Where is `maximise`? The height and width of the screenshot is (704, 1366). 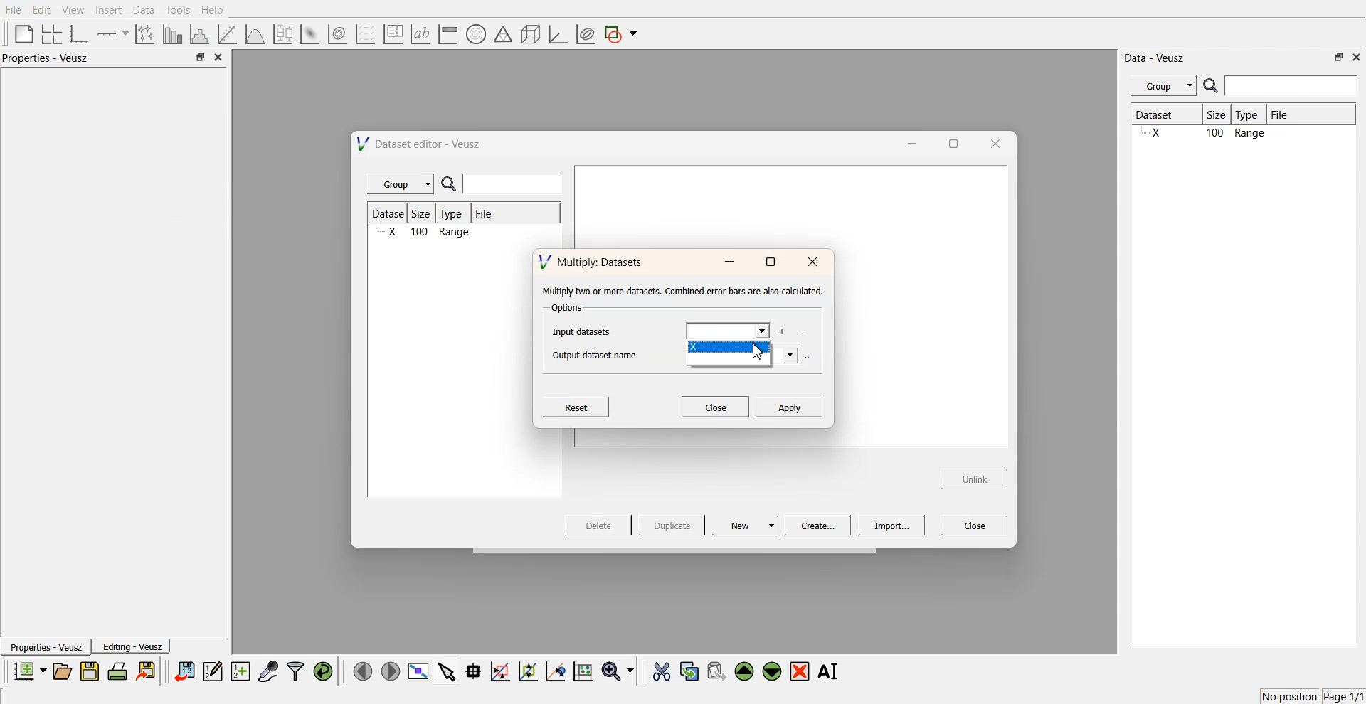 maximise is located at coordinates (770, 262).